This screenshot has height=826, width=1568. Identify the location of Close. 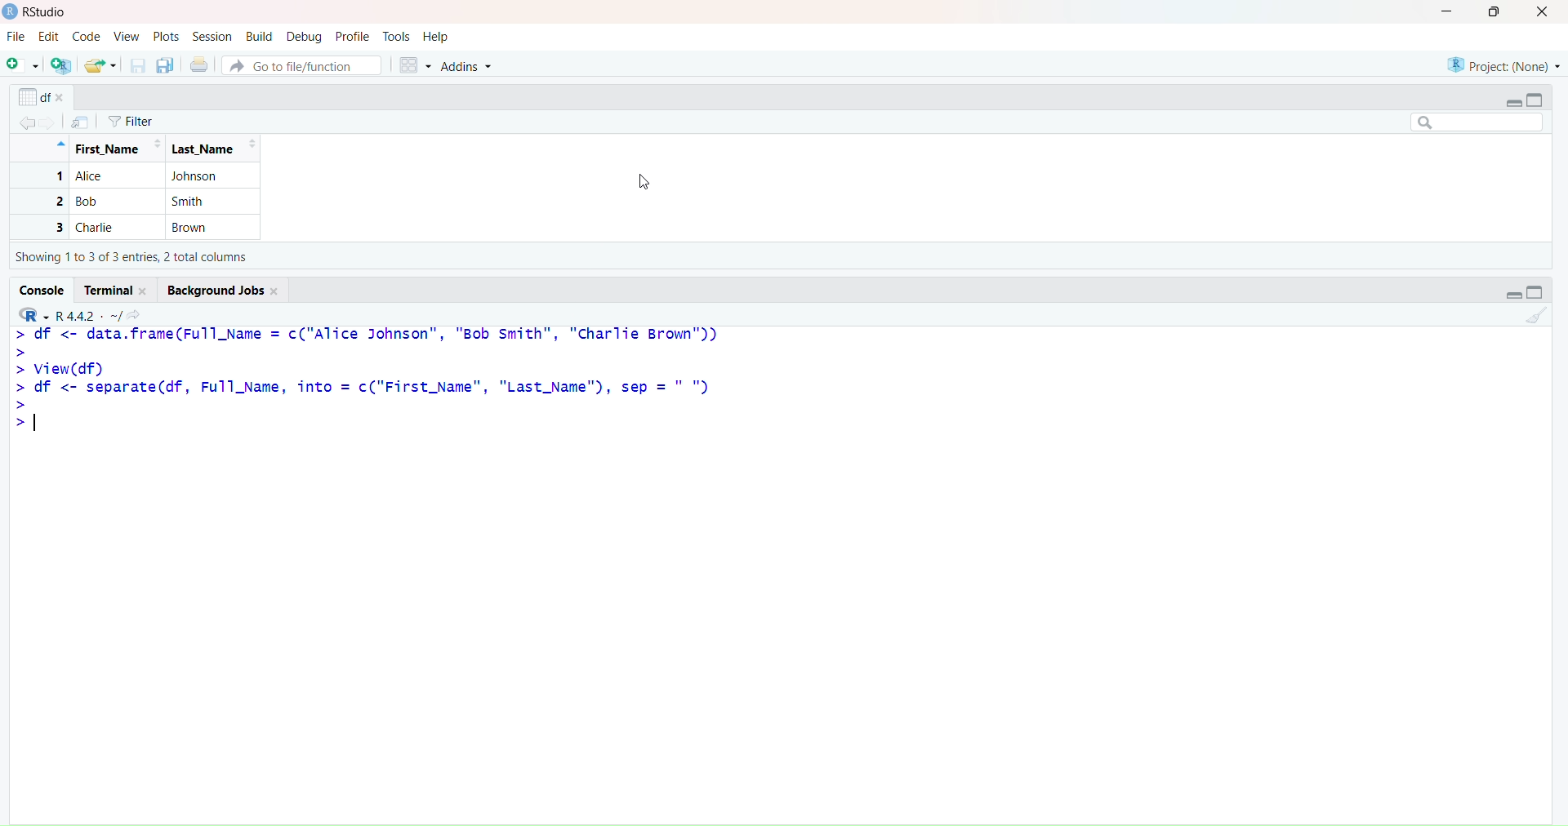
(1545, 14).